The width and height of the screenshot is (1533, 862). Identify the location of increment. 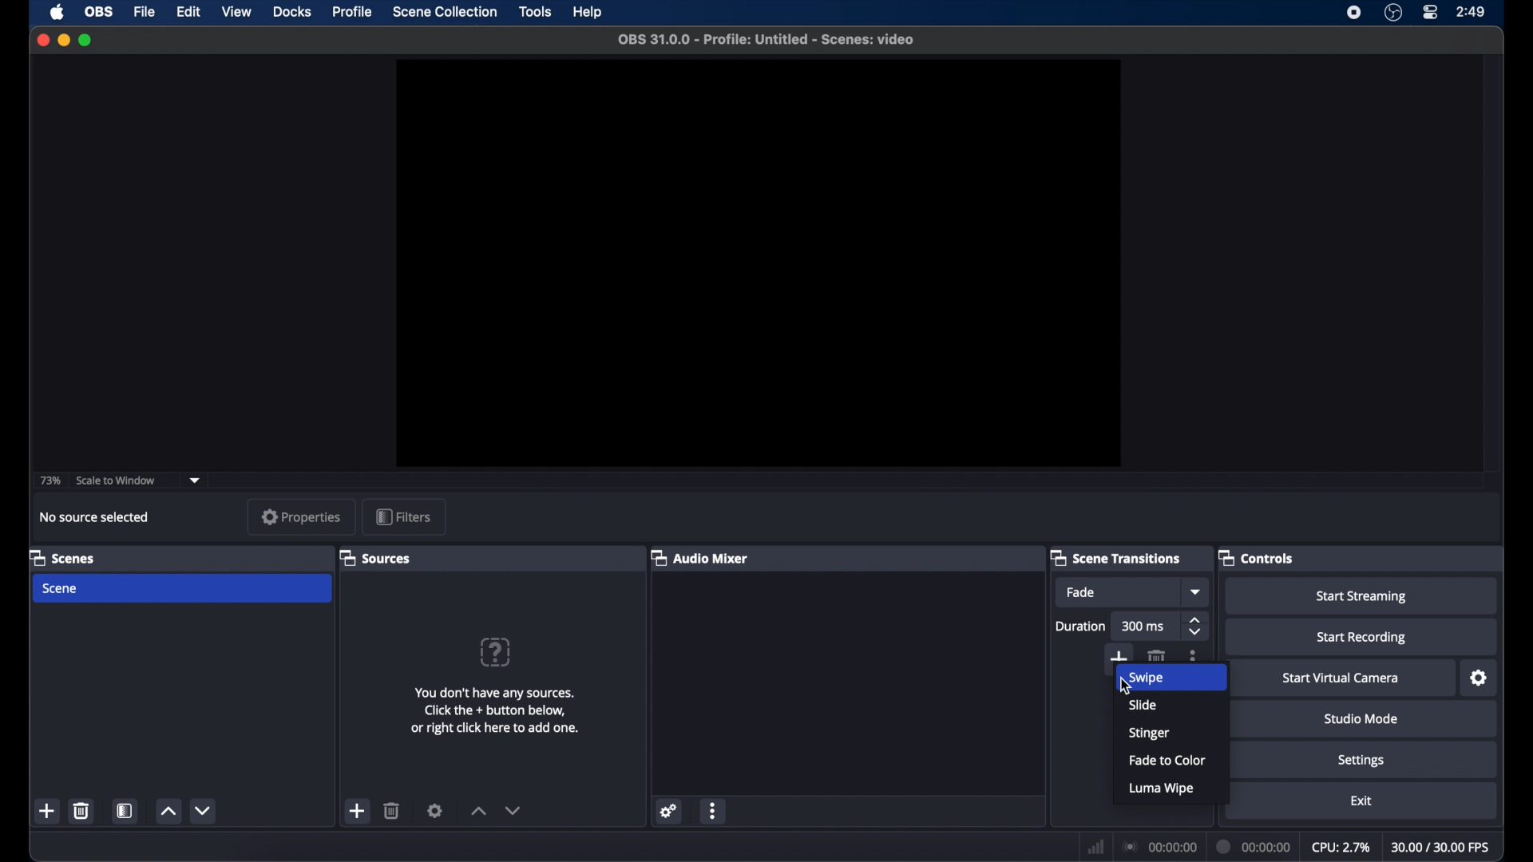
(168, 812).